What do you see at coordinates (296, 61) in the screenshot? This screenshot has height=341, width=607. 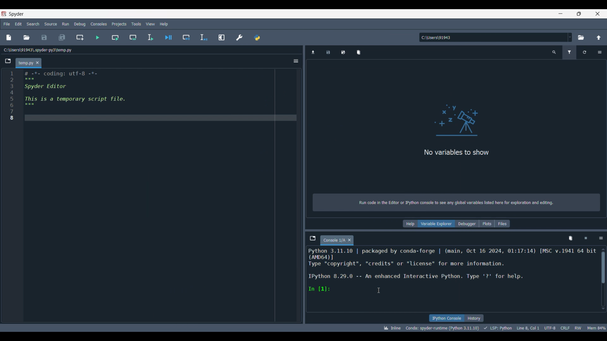 I see `Options` at bounding box center [296, 61].